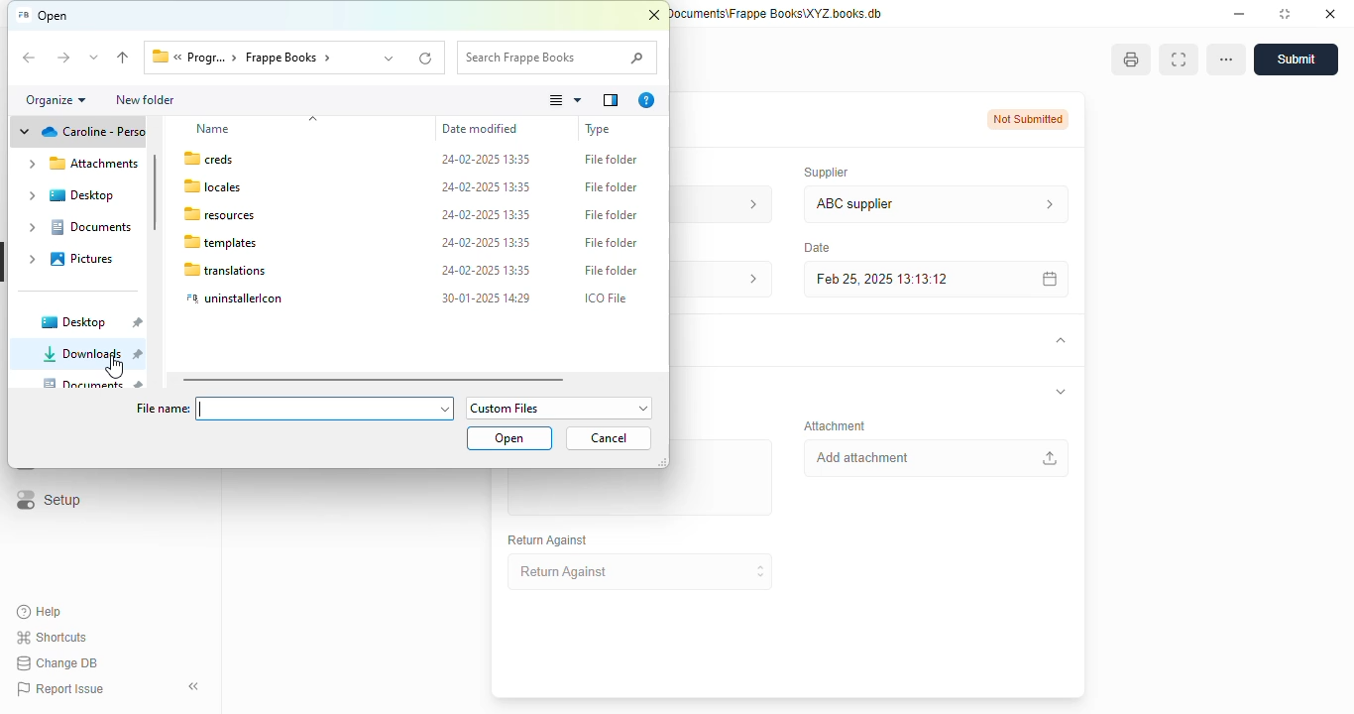  Describe the element at coordinates (81, 164) in the screenshot. I see `attachments` at that location.